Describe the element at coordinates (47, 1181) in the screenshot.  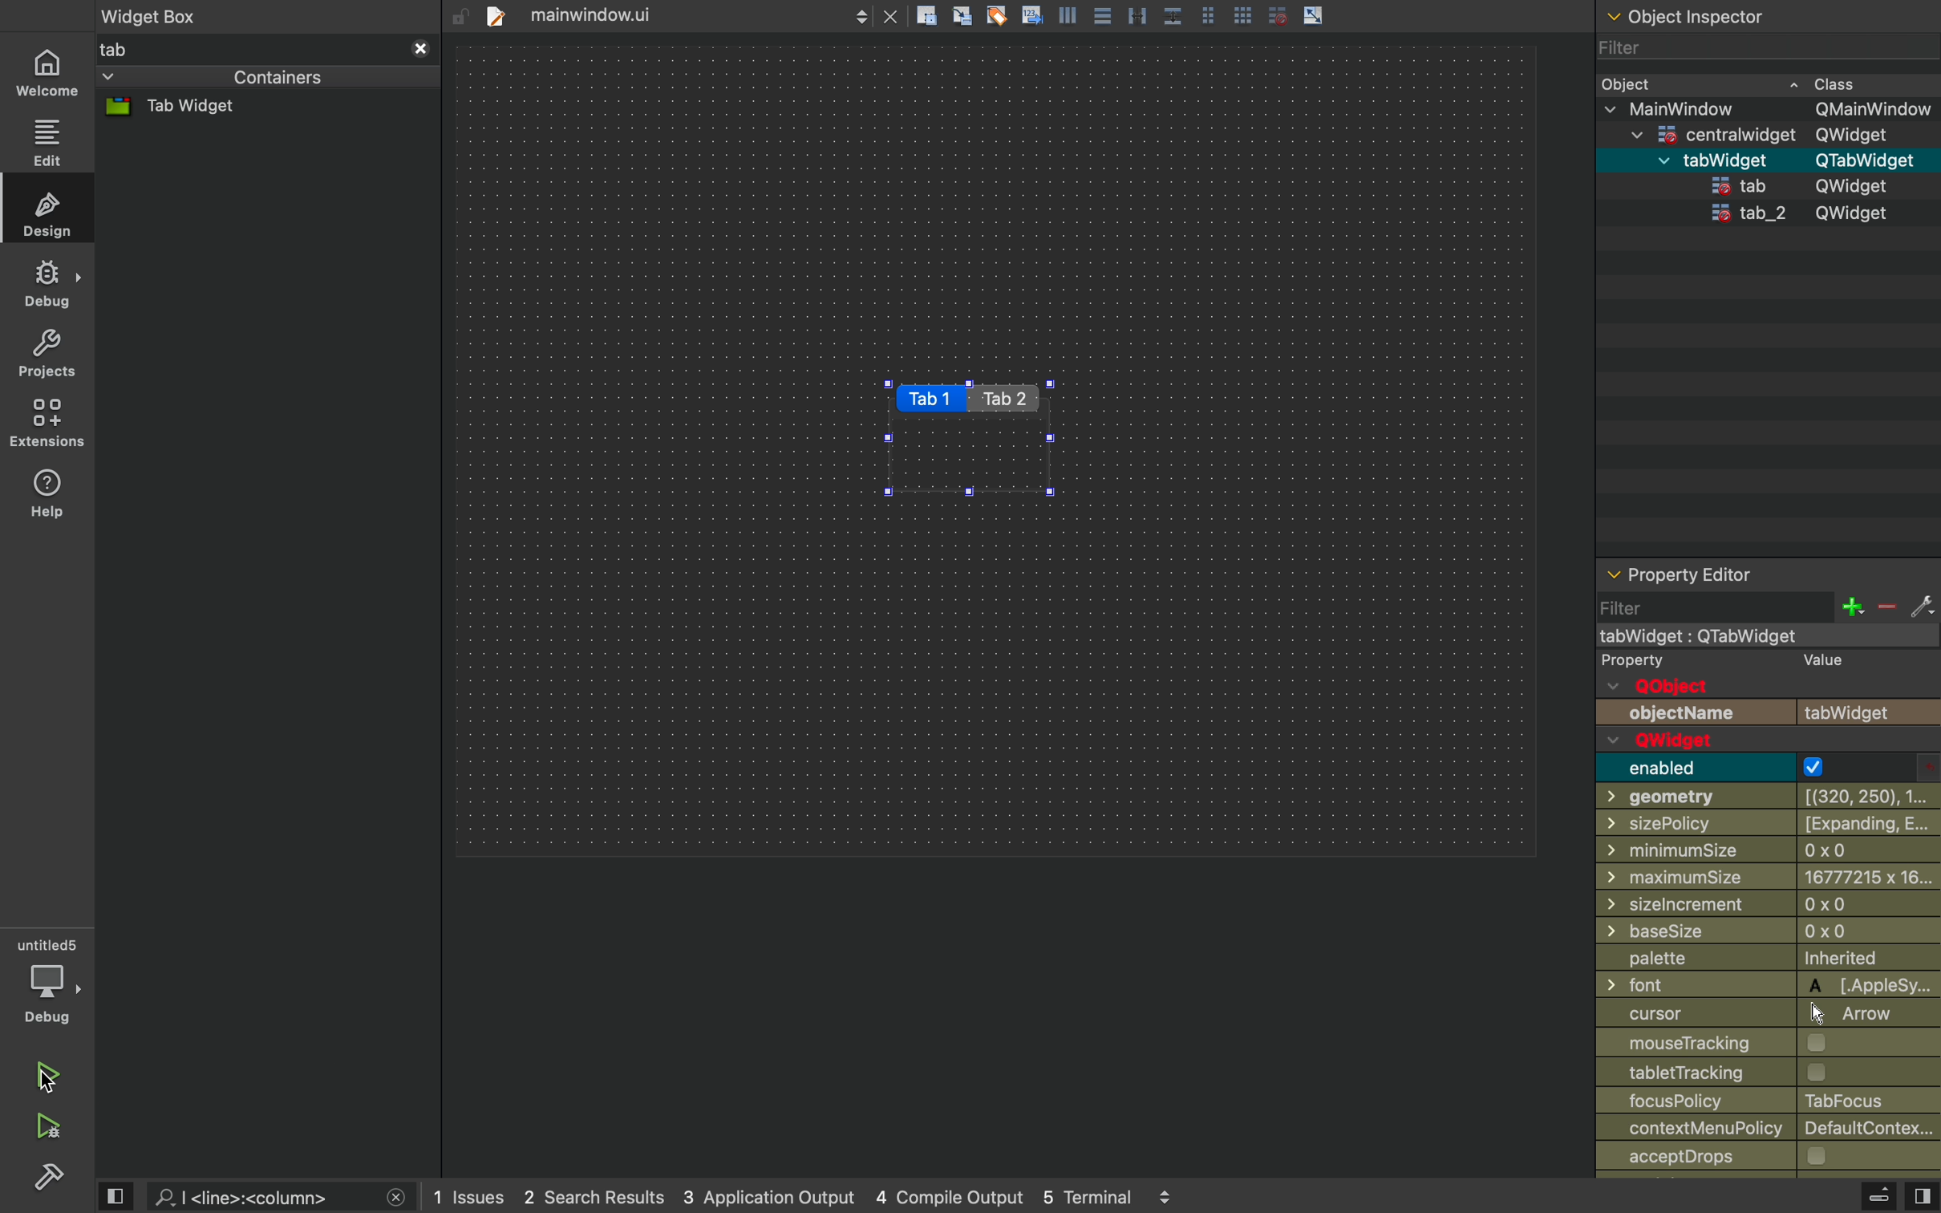
I see `build` at that location.